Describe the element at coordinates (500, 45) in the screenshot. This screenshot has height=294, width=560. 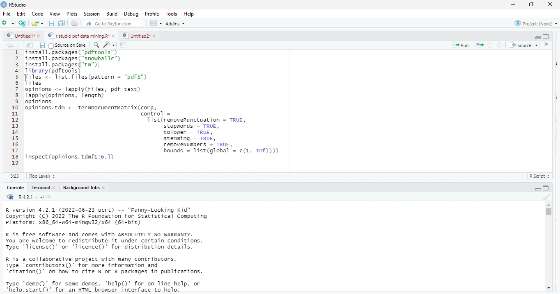
I see `go to next section/chunk` at that location.